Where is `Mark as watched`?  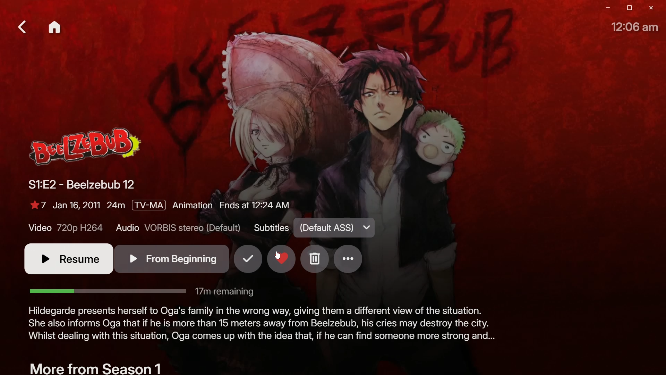 Mark as watched is located at coordinates (247, 262).